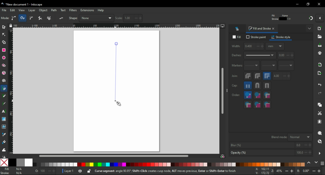 The width and height of the screenshot is (325, 175). Describe the element at coordinates (133, 18) in the screenshot. I see `horizontal coordinates` at that location.